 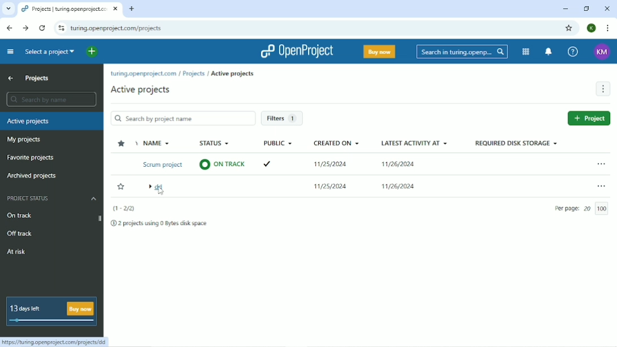 What do you see at coordinates (32, 158) in the screenshot?
I see `Favorite projects` at bounding box center [32, 158].